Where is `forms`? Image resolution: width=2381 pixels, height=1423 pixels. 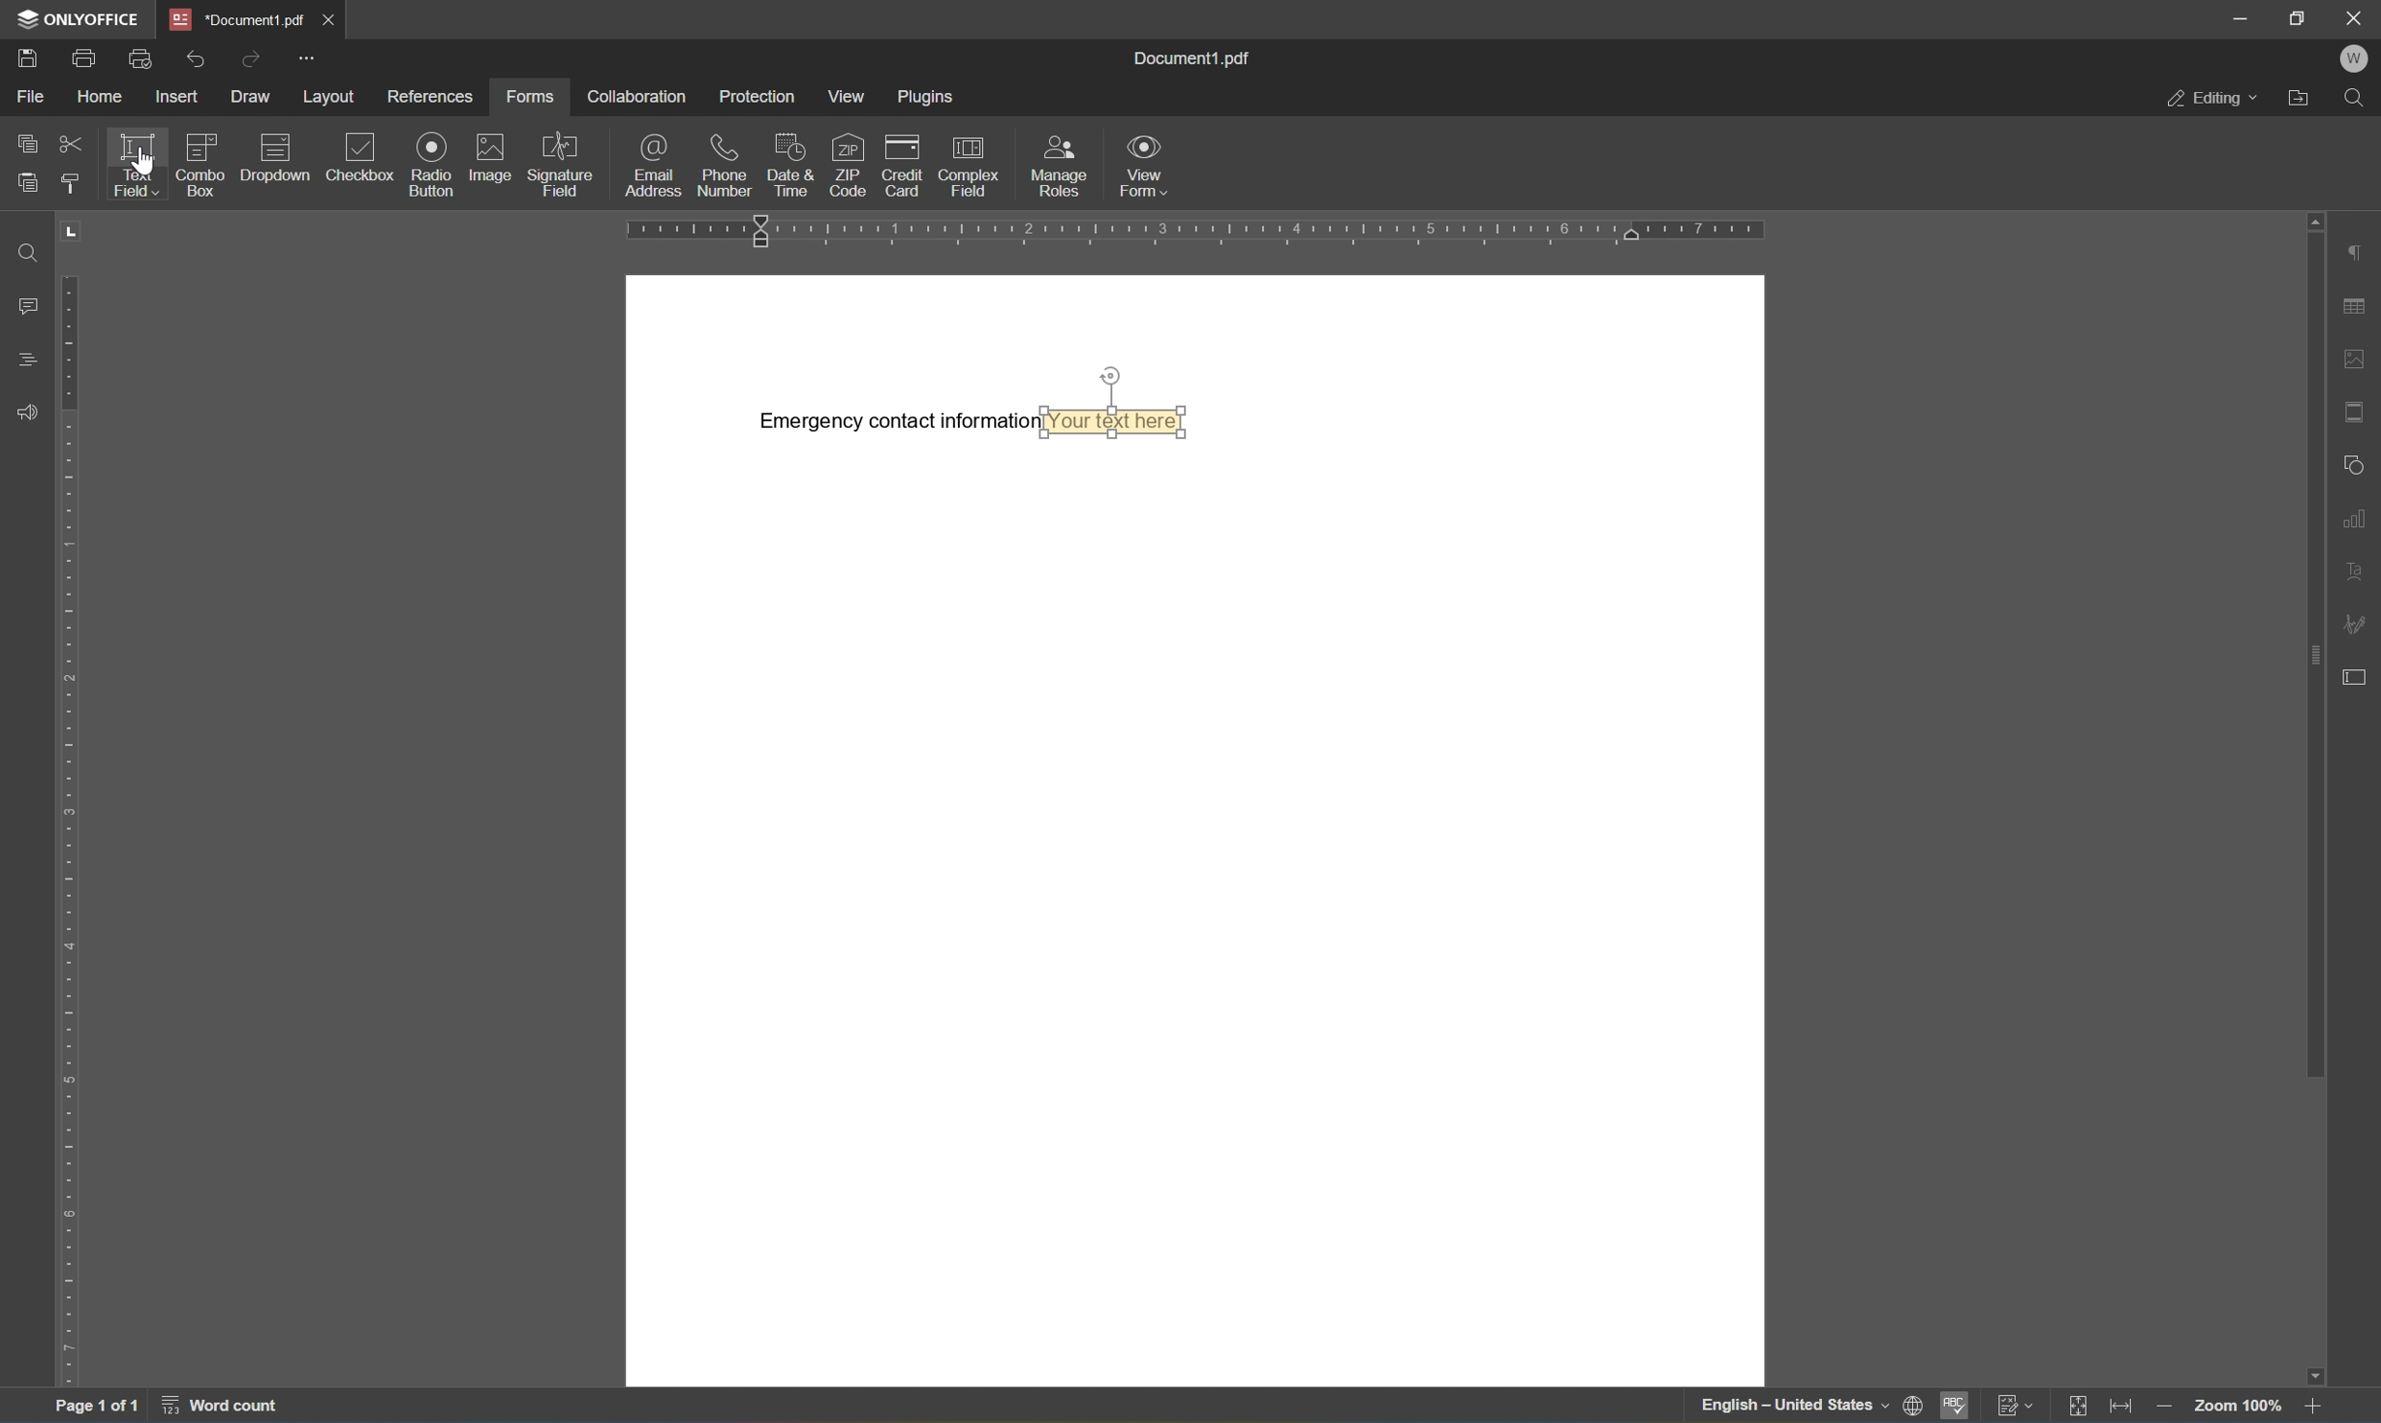 forms is located at coordinates (532, 97).